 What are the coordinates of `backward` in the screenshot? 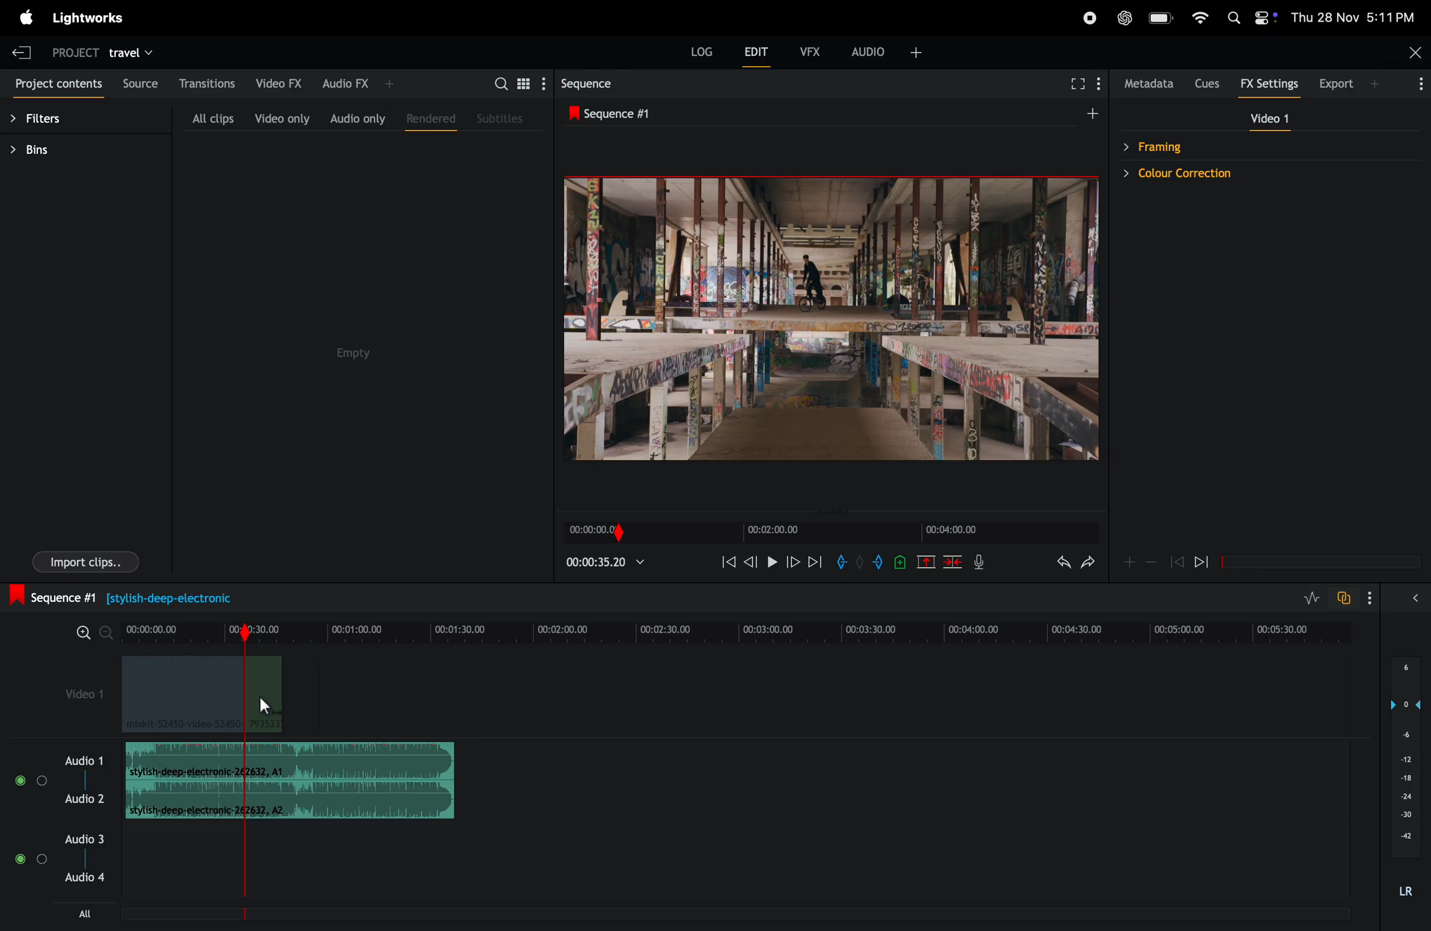 It's located at (751, 564).